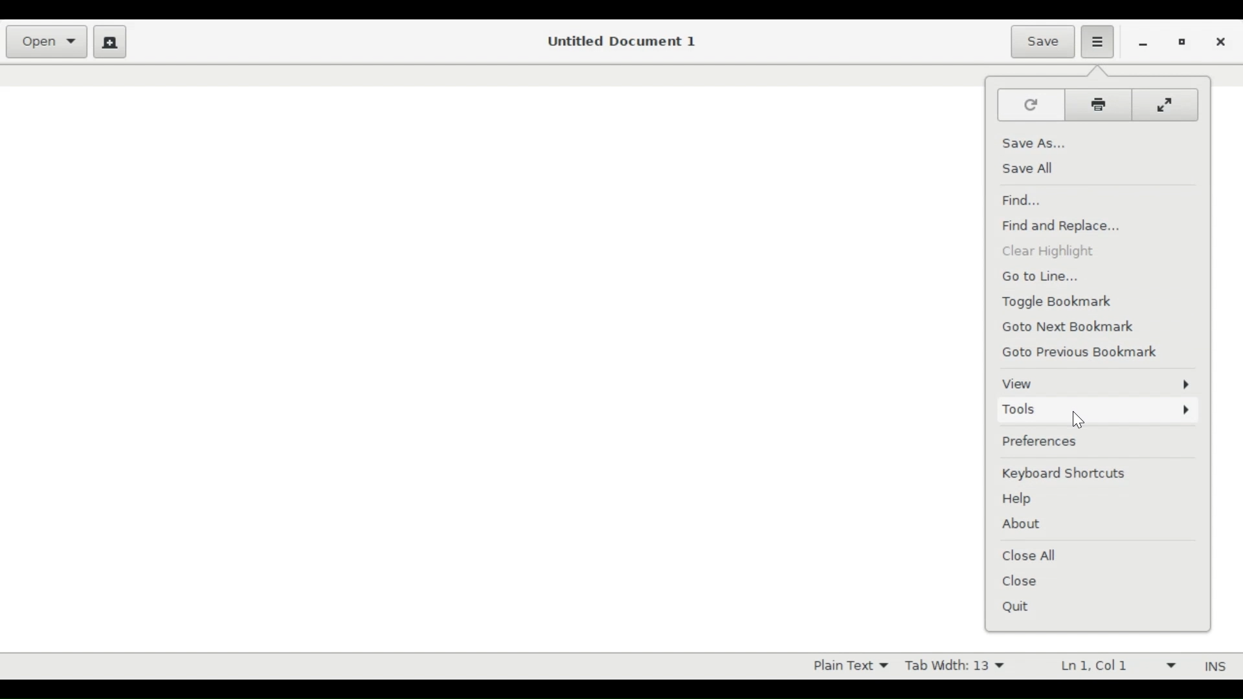 Image resolution: width=1243 pixels, height=699 pixels. What do you see at coordinates (1141, 43) in the screenshot?
I see `minimize` at bounding box center [1141, 43].